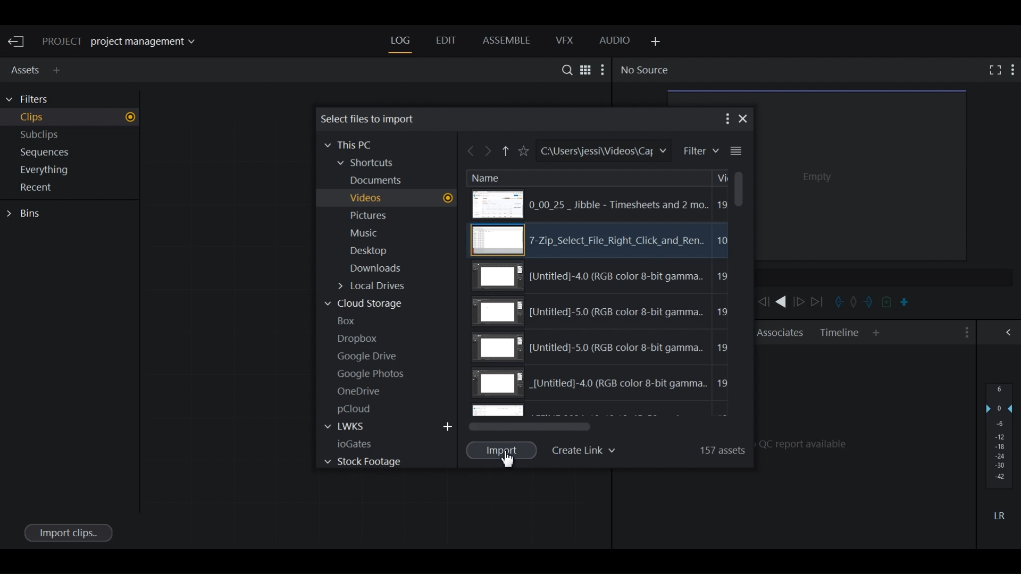  Describe the element at coordinates (352, 320) in the screenshot. I see `Box` at that location.